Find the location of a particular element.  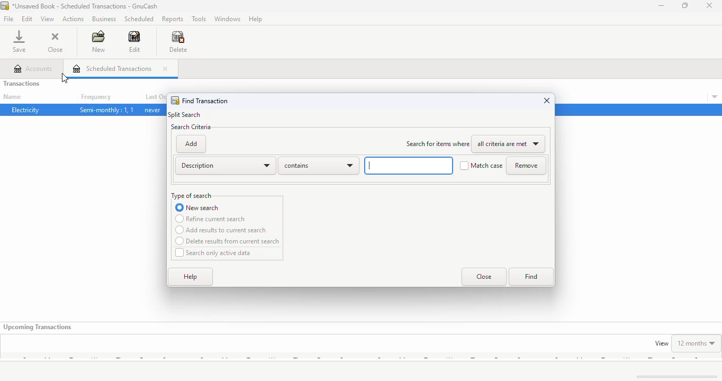

transactions is located at coordinates (22, 83).